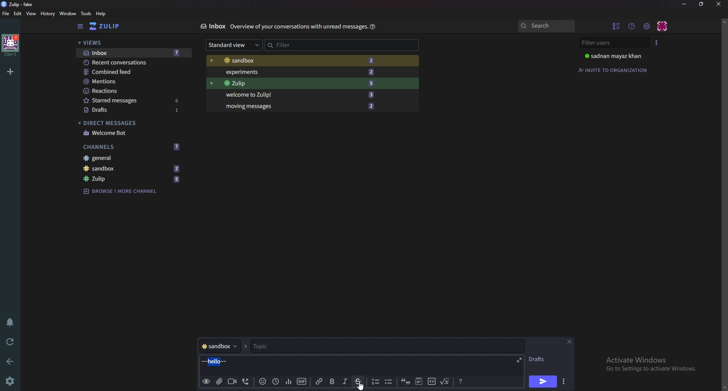 This screenshot has height=391, width=728. I want to click on help, so click(372, 26).